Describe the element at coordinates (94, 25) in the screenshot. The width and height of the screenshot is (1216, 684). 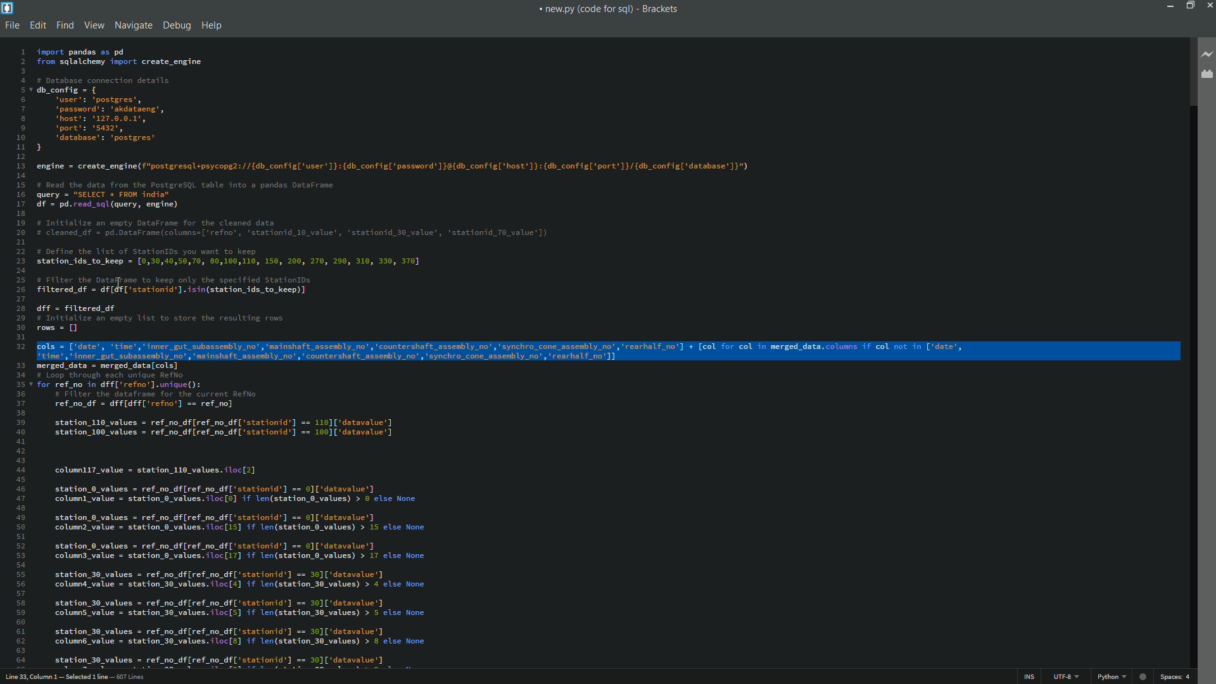
I see `view menu` at that location.